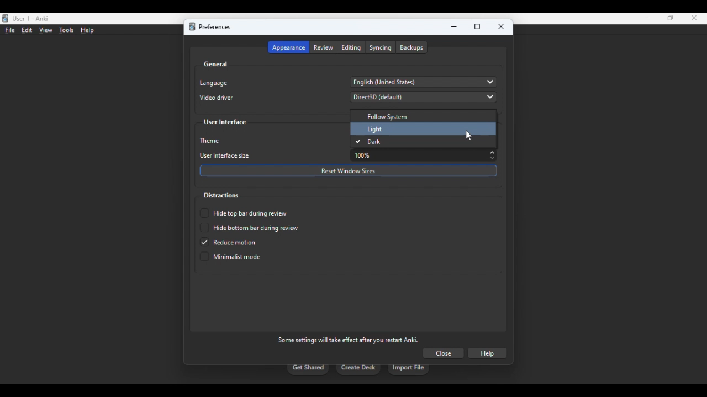  I want to click on reduce motion, so click(228, 242).